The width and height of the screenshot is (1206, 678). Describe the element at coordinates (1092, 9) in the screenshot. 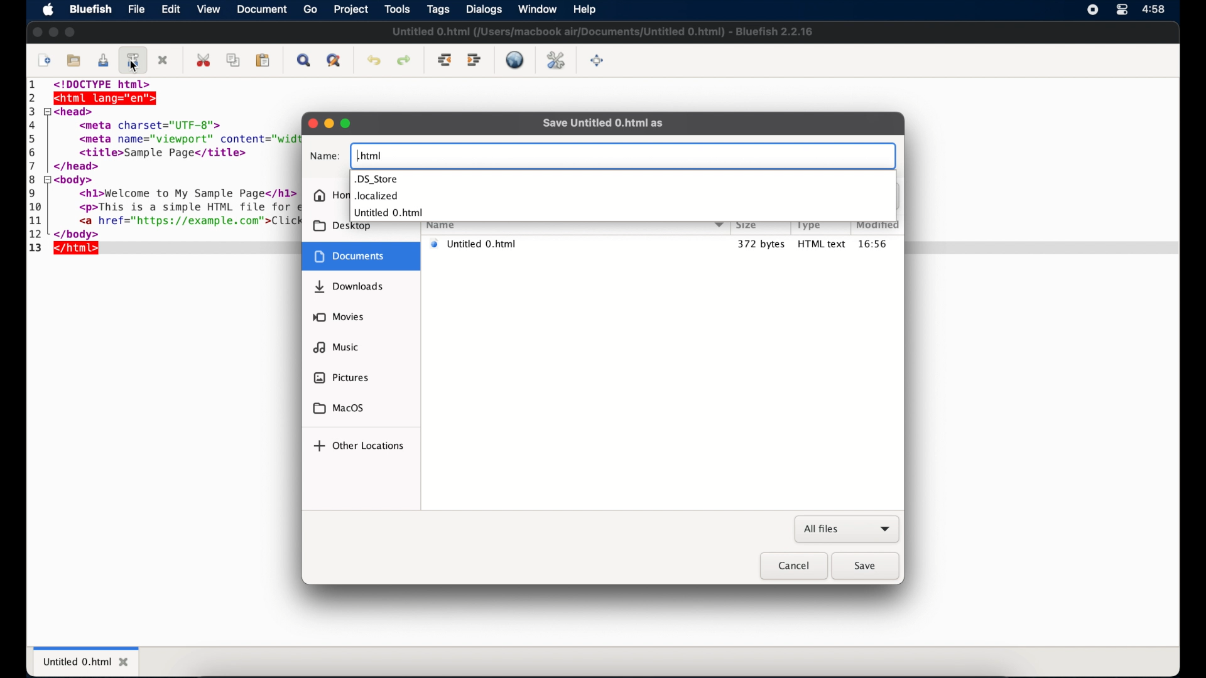

I see `screen recorder icon` at that location.